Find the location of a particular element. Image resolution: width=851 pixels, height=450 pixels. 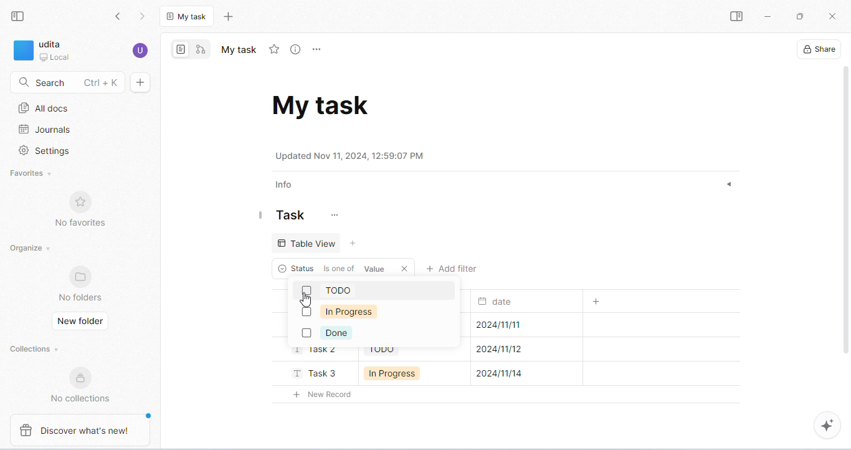

checkbox is located at coordinates (307, 312).